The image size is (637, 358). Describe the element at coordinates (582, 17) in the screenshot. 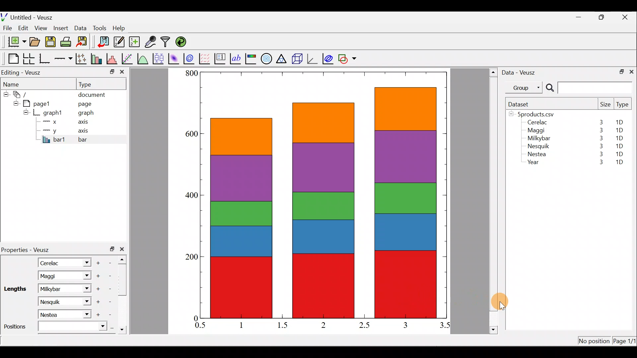

I see `minimize` at that location.